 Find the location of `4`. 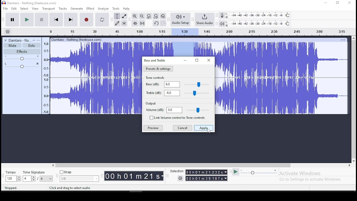

4 is located at coordinates (26, 179).